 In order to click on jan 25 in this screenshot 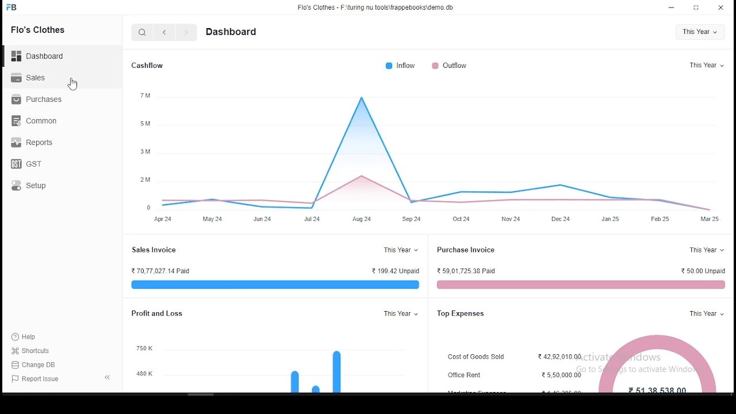, I will do `click(609, 218)`.